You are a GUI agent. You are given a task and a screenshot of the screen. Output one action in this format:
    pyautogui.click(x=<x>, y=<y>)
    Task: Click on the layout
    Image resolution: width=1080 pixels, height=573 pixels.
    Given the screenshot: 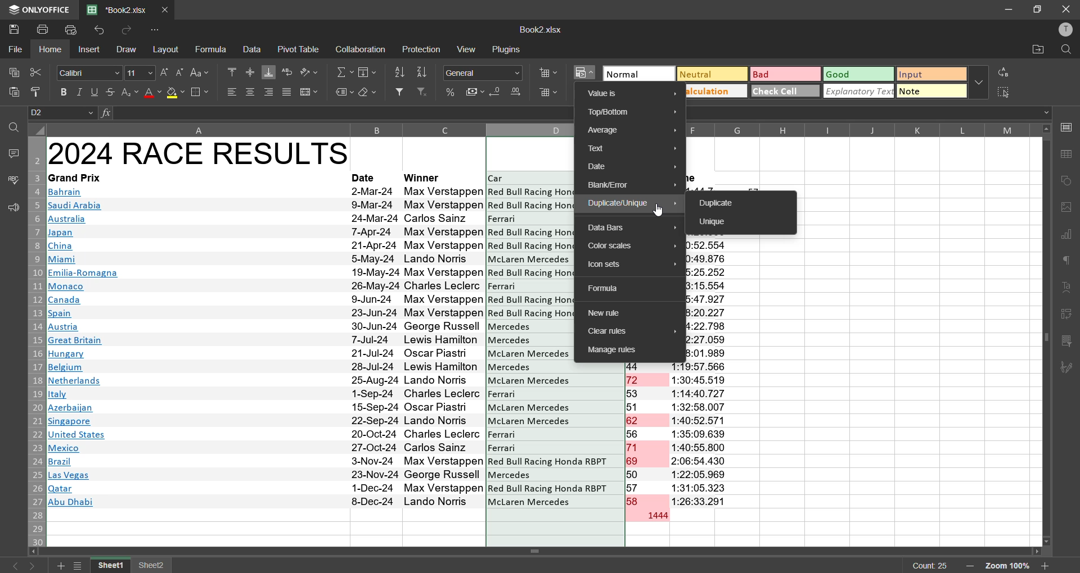 What is the action you would take?
    pyautogui.click(x=168, y=49)
    